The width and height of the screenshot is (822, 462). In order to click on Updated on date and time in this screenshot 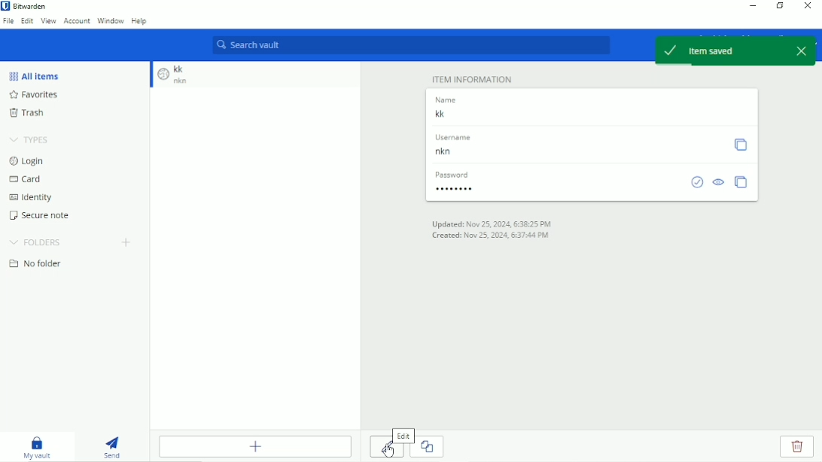, I will do `click(491, 223)`.